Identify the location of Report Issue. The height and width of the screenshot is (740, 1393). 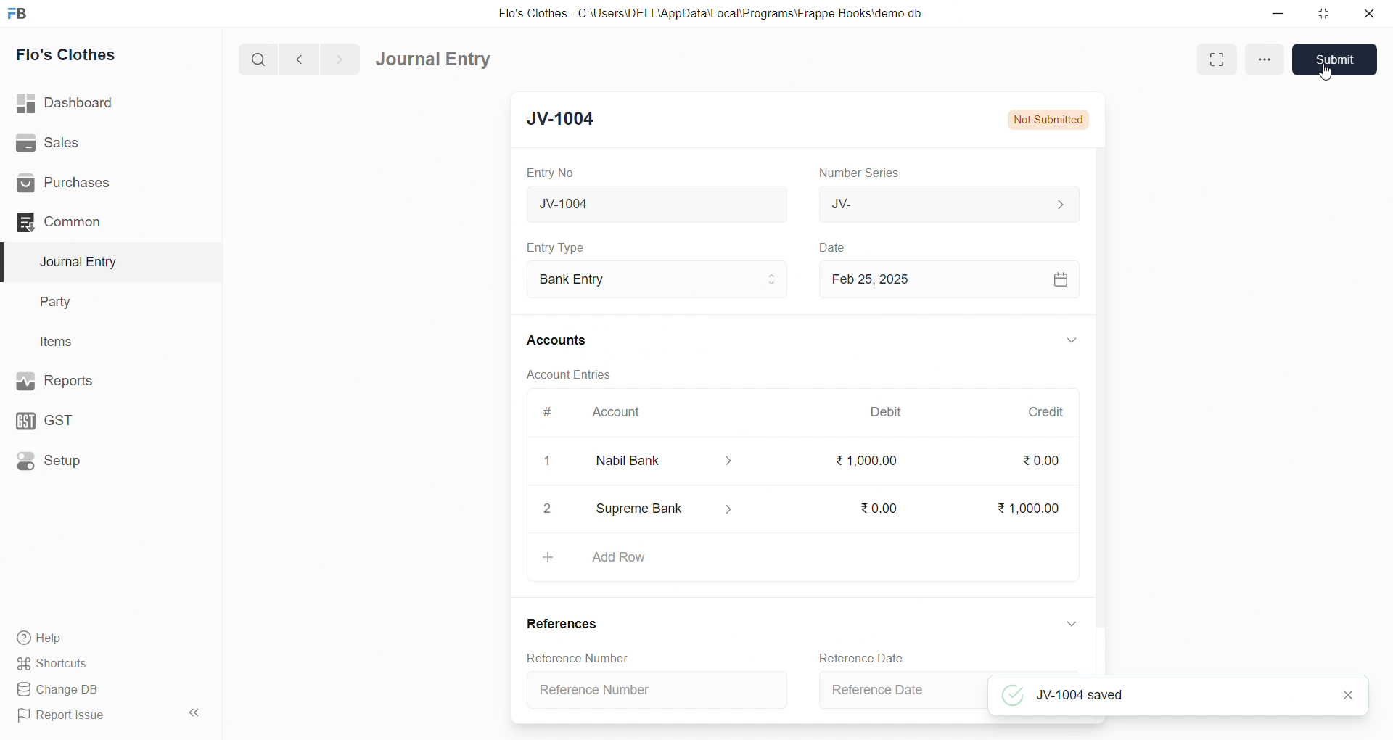
(90, 715).